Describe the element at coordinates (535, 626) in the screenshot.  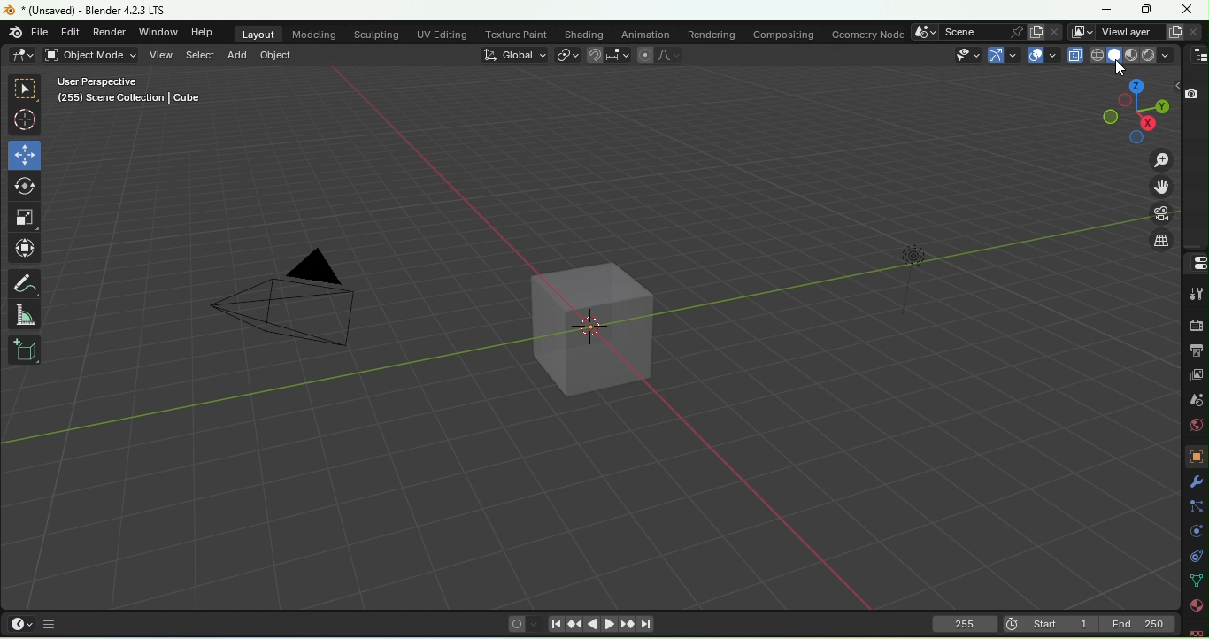
I see `Auto keyframing` at that location.